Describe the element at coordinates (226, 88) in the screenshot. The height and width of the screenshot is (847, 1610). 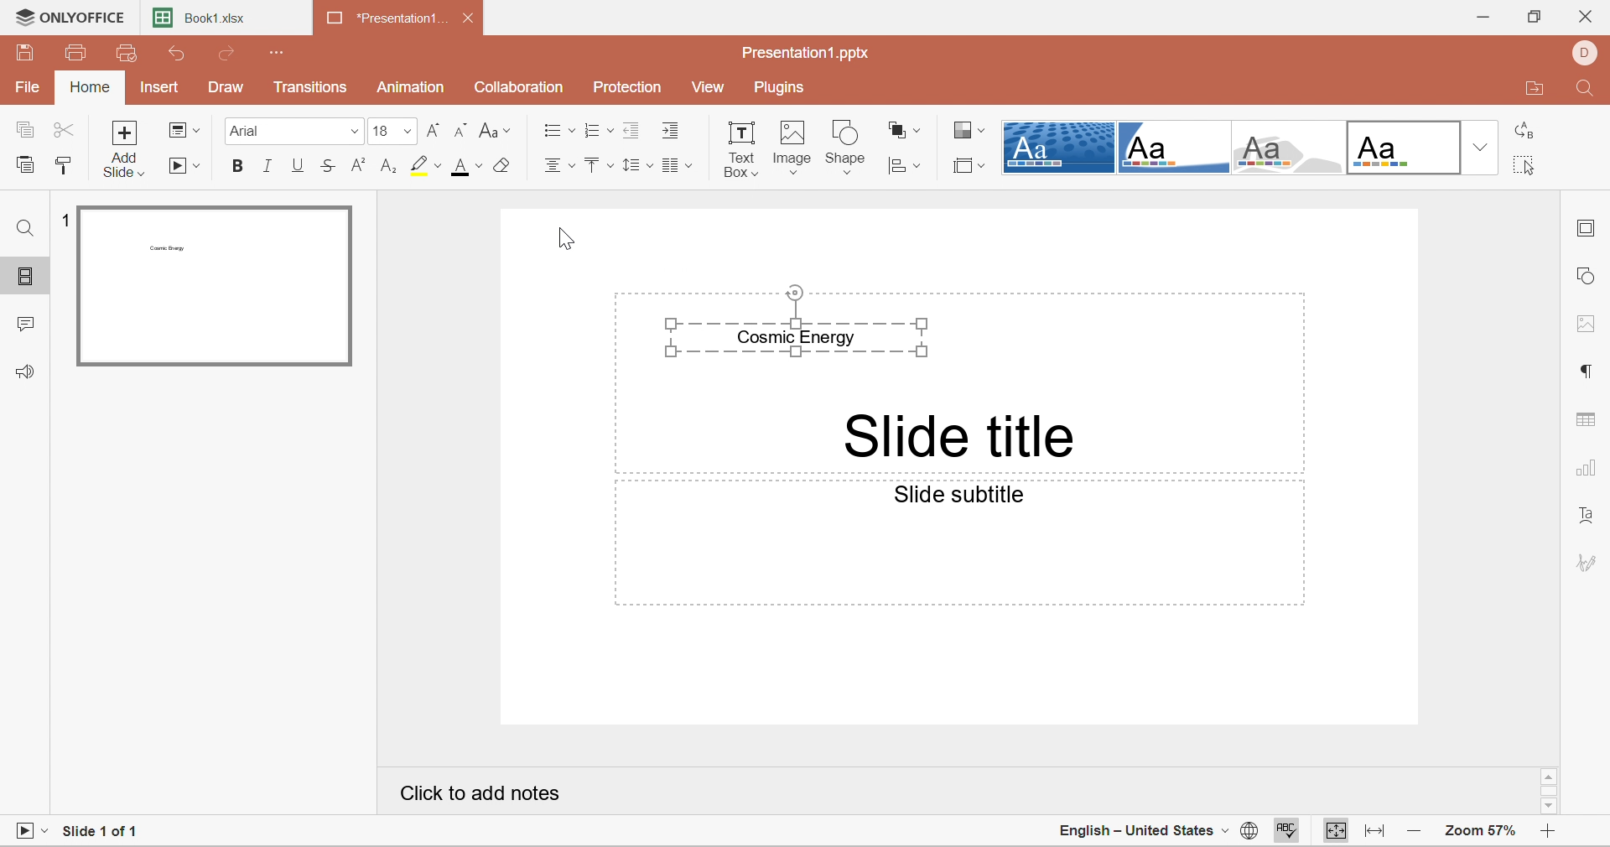
I see `Draw` at that location.